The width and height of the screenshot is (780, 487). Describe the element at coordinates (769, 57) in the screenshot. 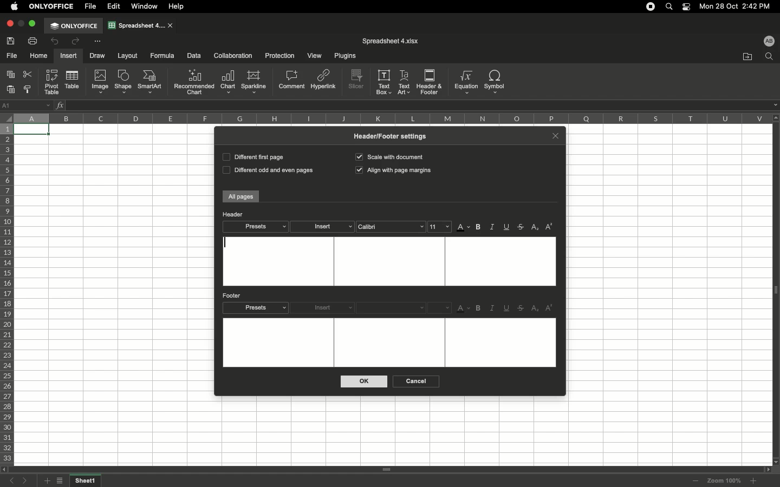

I see `Find` at that location.